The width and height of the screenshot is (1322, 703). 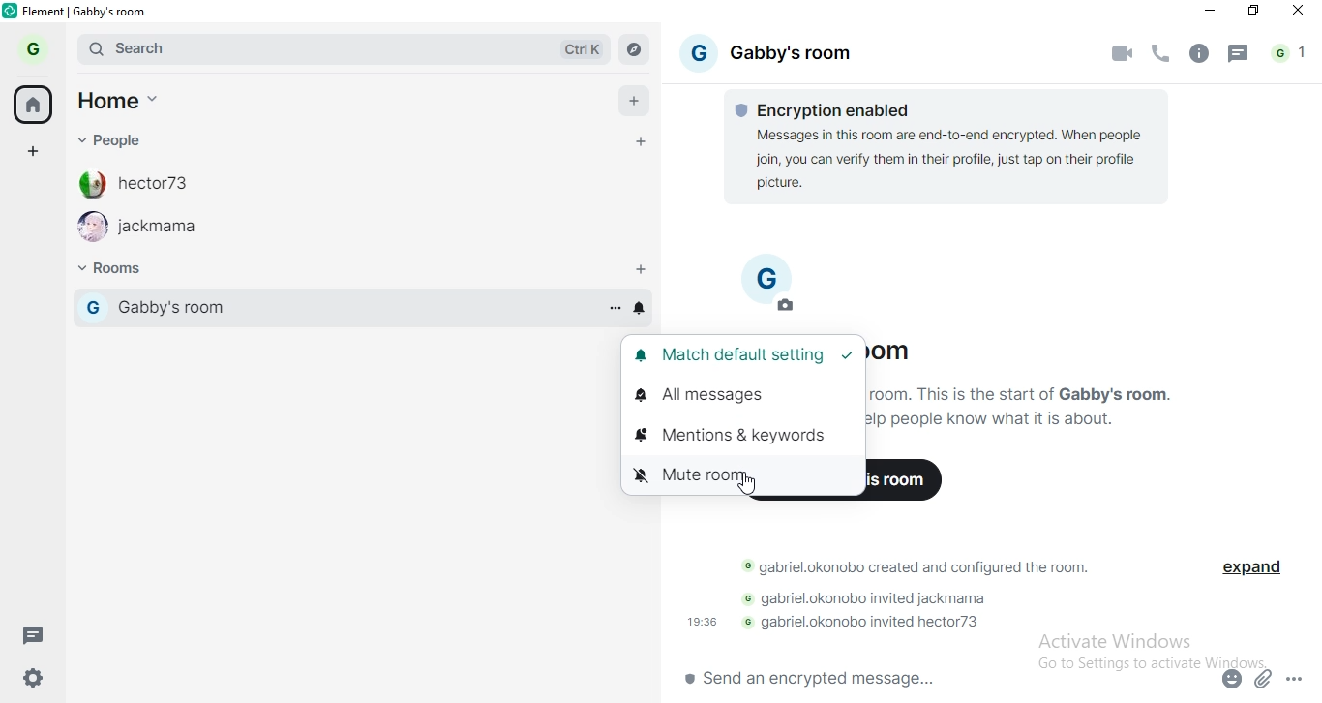 I want to click on search bar, so click(x=248, y=51).